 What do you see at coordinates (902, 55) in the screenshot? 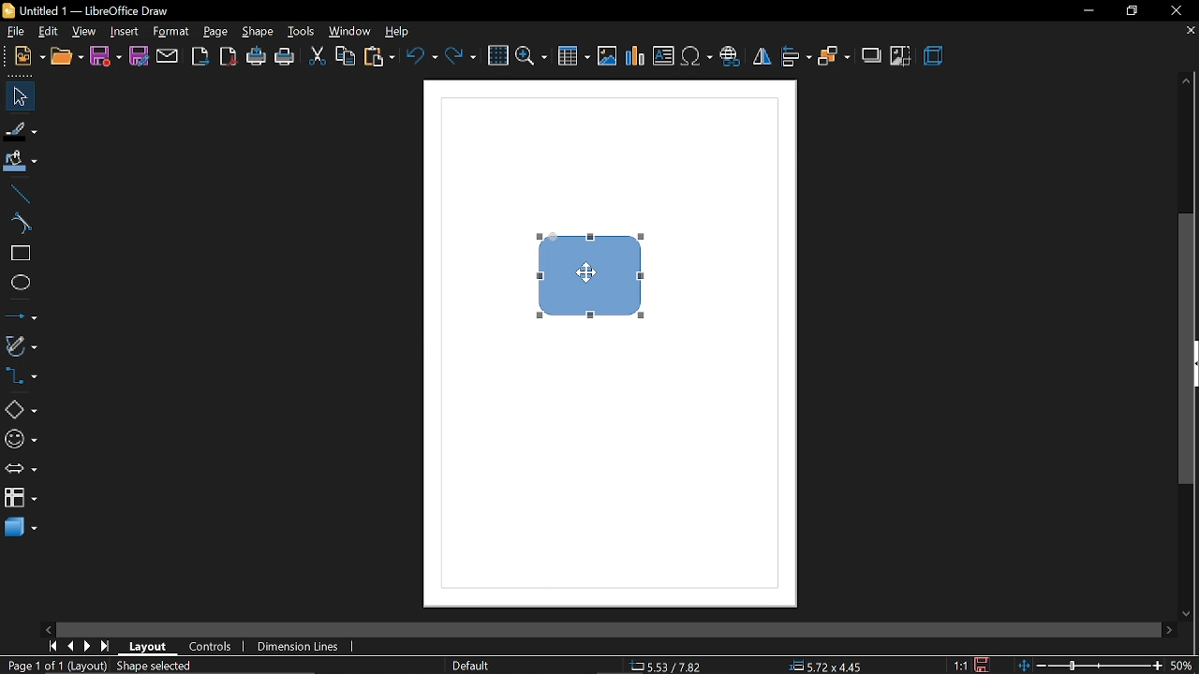
I see `crop` at bounding box center [902, 55].